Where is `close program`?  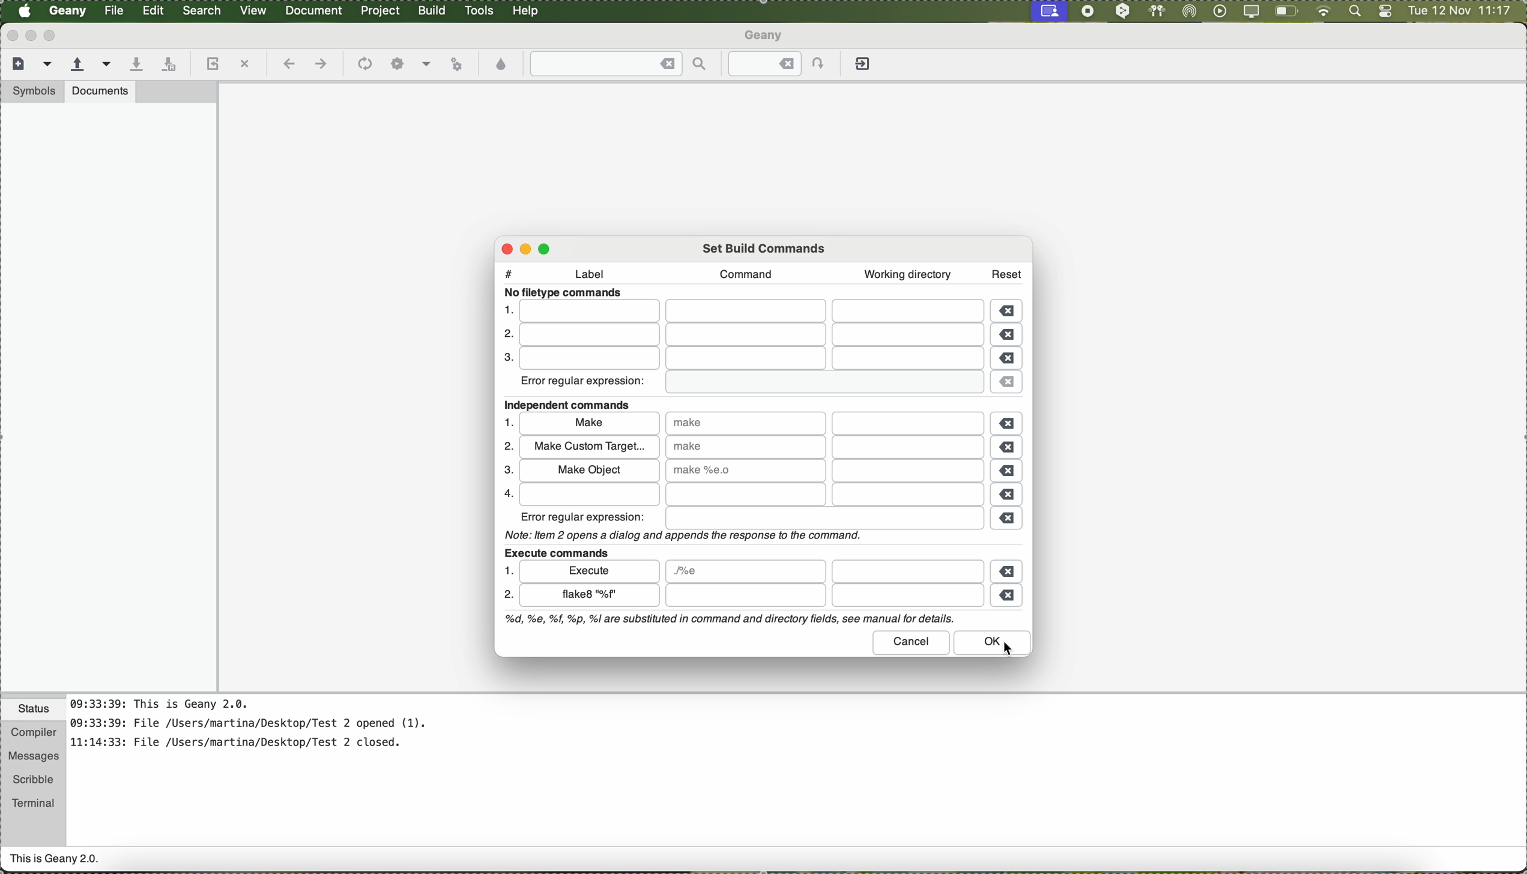 close program is located at coordinates (10, 35).